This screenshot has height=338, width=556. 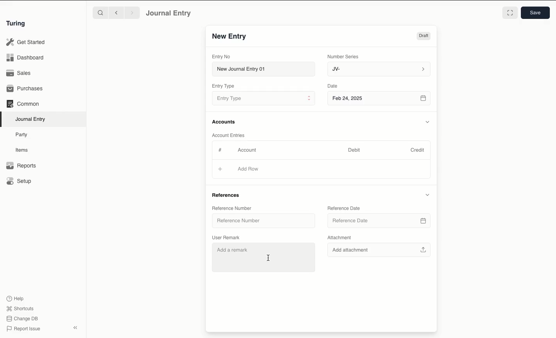 I want to click on Report Issue, so click(x=24, y=329).